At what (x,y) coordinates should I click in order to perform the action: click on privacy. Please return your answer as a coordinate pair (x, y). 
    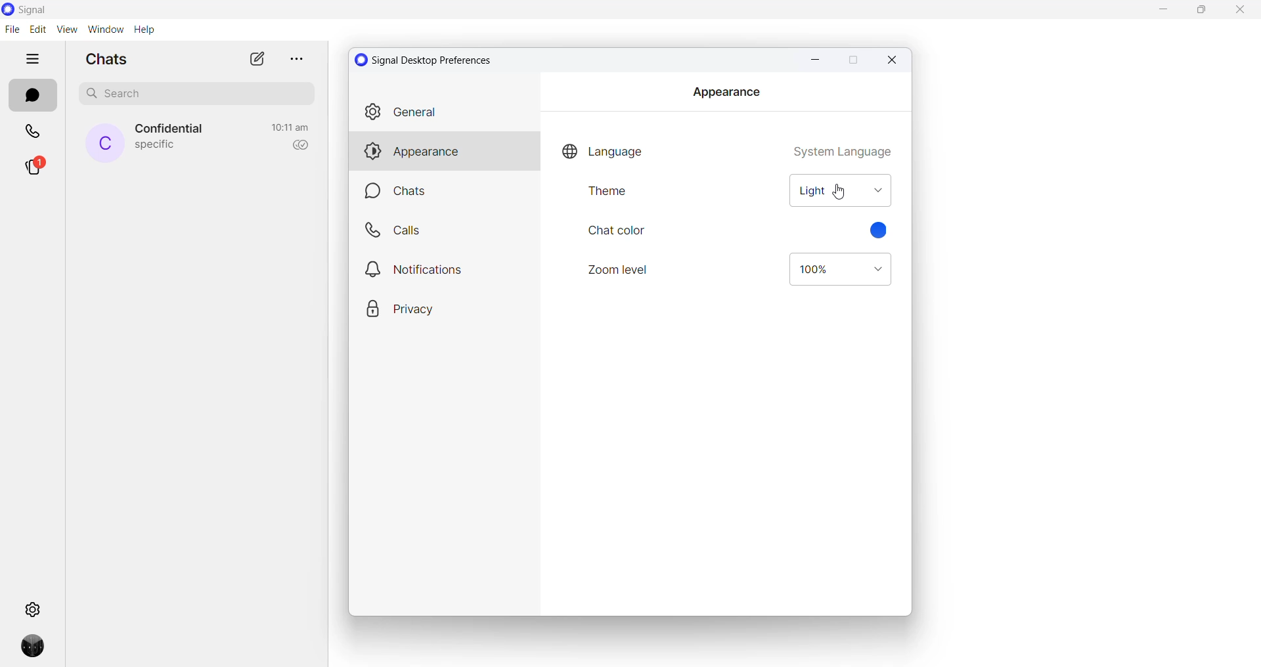
    Looking at the image, I should click on (439, 308).